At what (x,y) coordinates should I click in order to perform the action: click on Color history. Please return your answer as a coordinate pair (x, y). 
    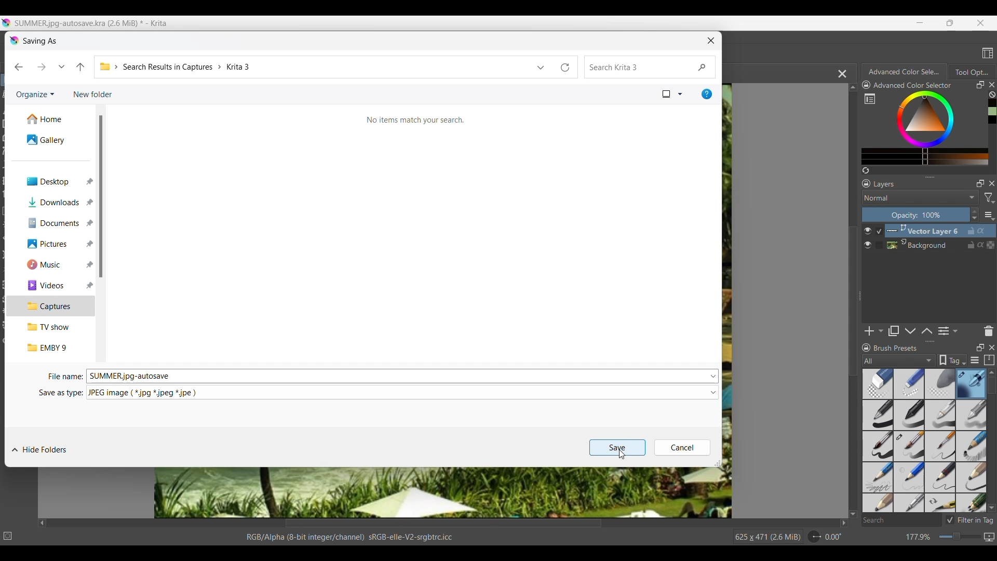
    Looking at the image, I should click on (993, 112).